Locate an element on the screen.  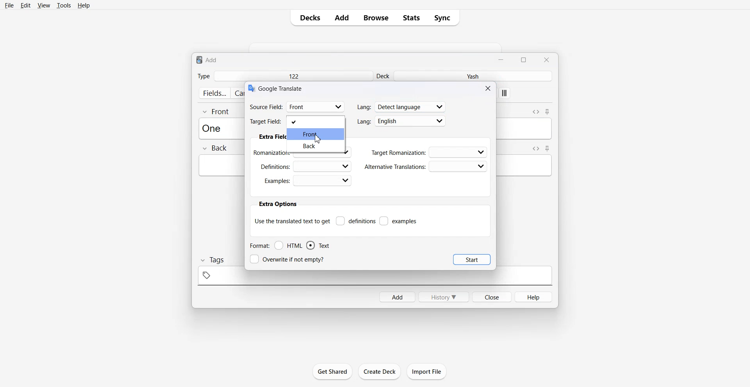
language is located at coordinates (402, 121).